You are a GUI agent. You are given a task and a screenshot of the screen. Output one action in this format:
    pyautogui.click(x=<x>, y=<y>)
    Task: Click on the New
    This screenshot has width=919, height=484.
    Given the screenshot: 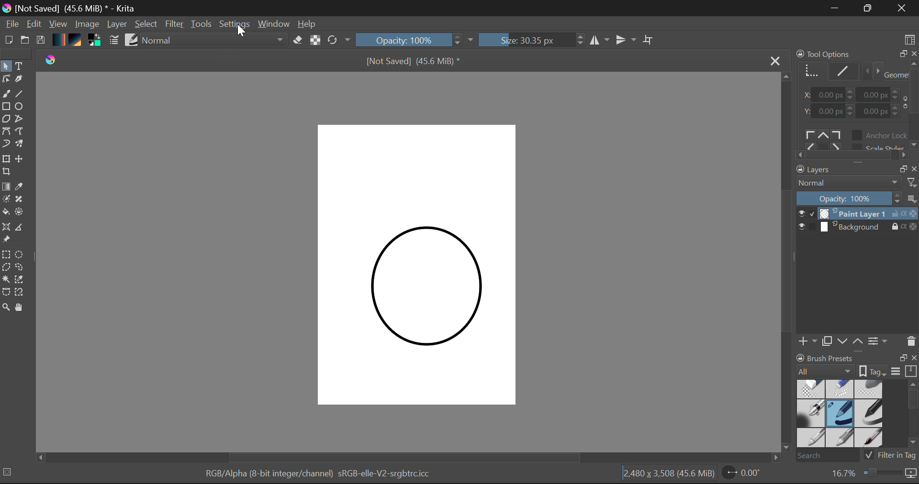 What is the action you would take?
    pyautogui.click(x=7, y=41)
    